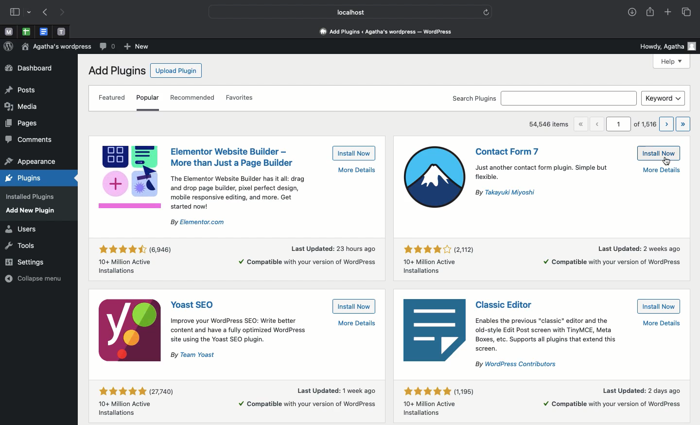 Image resolution: width=700 pixels, height=425 pixels. Describe the element at coordinates (135, 403) in the screenshot. I see `Rating` at that location.